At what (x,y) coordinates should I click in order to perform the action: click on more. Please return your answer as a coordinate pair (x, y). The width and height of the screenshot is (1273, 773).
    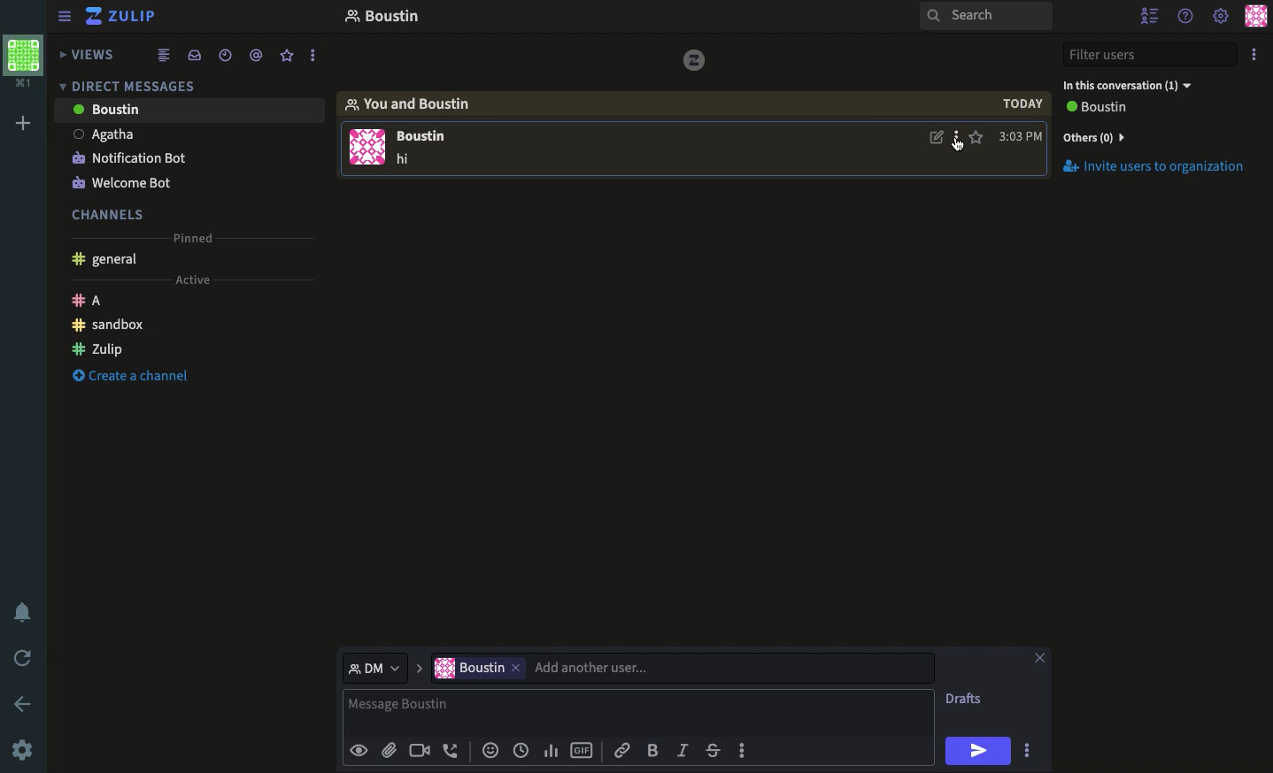
    Looking at the image, I should click on (314, 56).